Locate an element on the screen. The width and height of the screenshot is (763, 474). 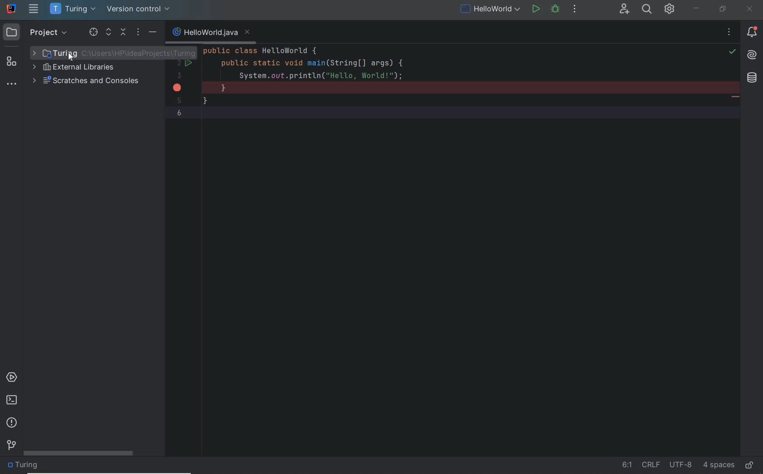
problems is located at coordinates (11, 423).